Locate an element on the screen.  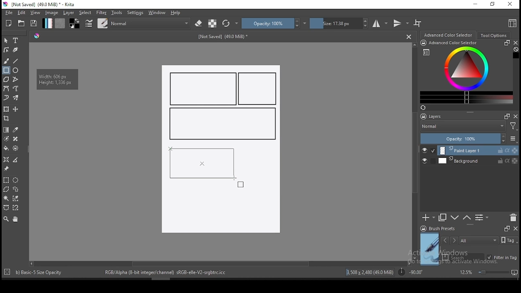
blending mode is located at coordinates (151, 23).